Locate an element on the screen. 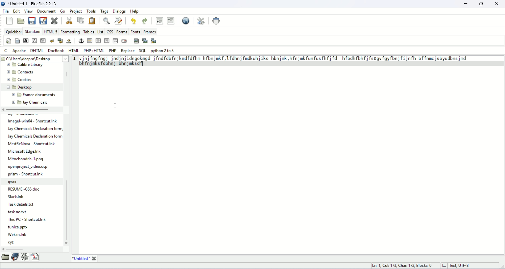 Image resolution: width=505 pixels, height=269 pixels. prism - Shortcut.Ink is located at coordinates (26, 174).